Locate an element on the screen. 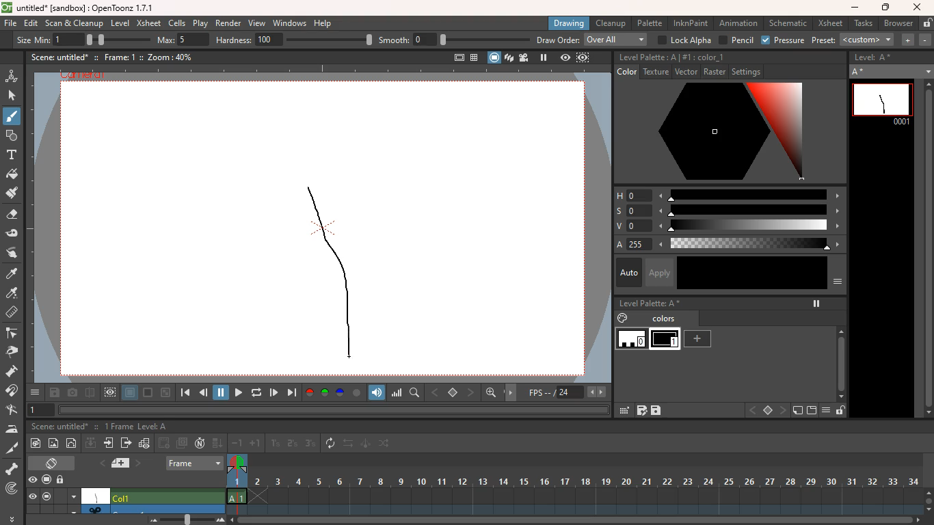  Level: A* is located at coordinates (875, 58).